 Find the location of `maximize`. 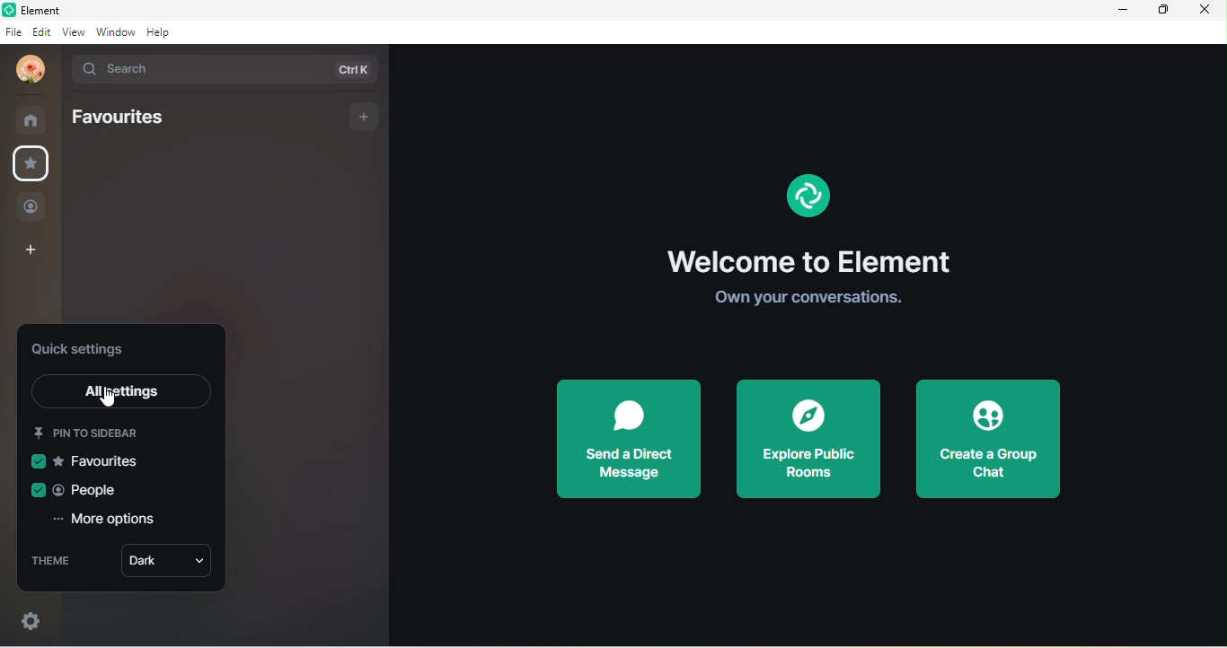

maximize is located at coordinates (1163, 13).